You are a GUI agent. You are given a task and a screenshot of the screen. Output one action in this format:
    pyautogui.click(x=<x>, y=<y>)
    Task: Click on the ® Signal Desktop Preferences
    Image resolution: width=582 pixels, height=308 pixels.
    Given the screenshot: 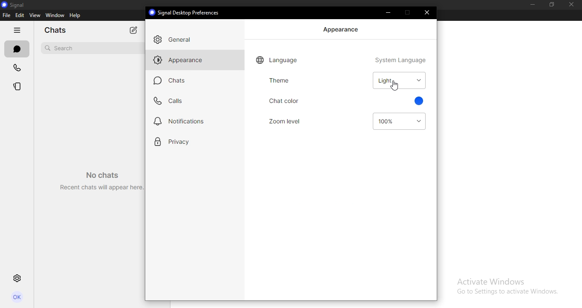 What is the action you would take?
    pyautogui.click(x=185, y=12)
    